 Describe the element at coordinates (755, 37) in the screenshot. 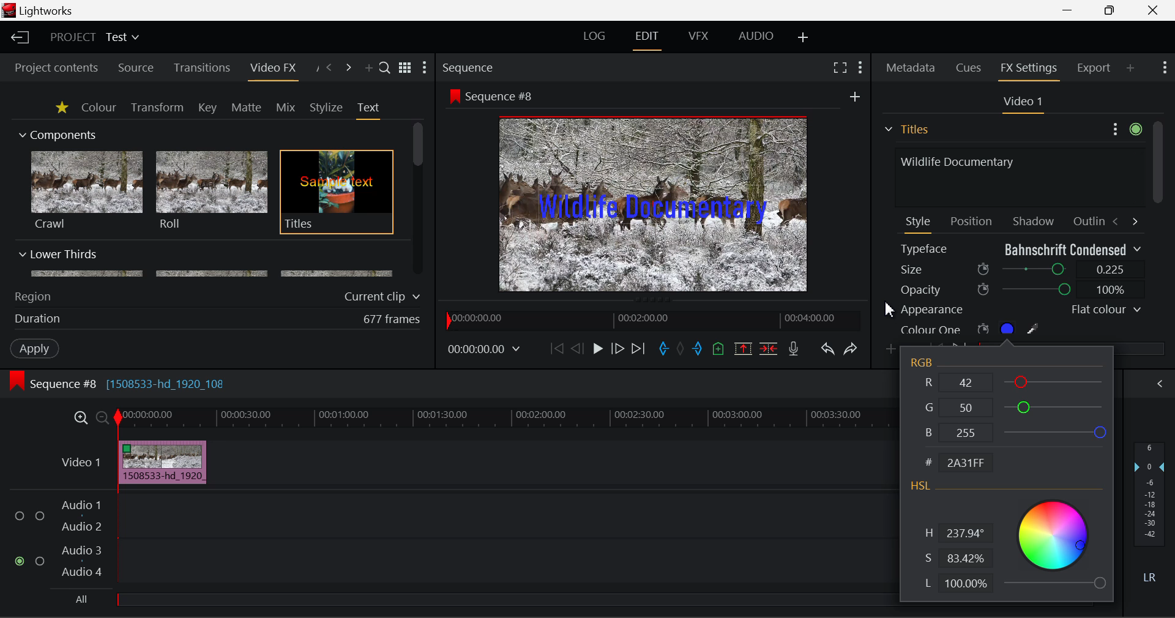

I see `AUDIO Layout` at that location.